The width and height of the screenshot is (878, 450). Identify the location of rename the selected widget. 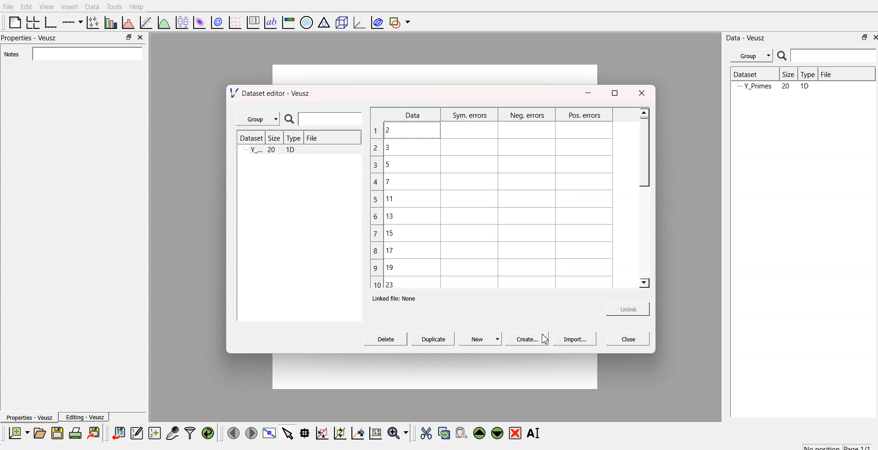
(536, 432).